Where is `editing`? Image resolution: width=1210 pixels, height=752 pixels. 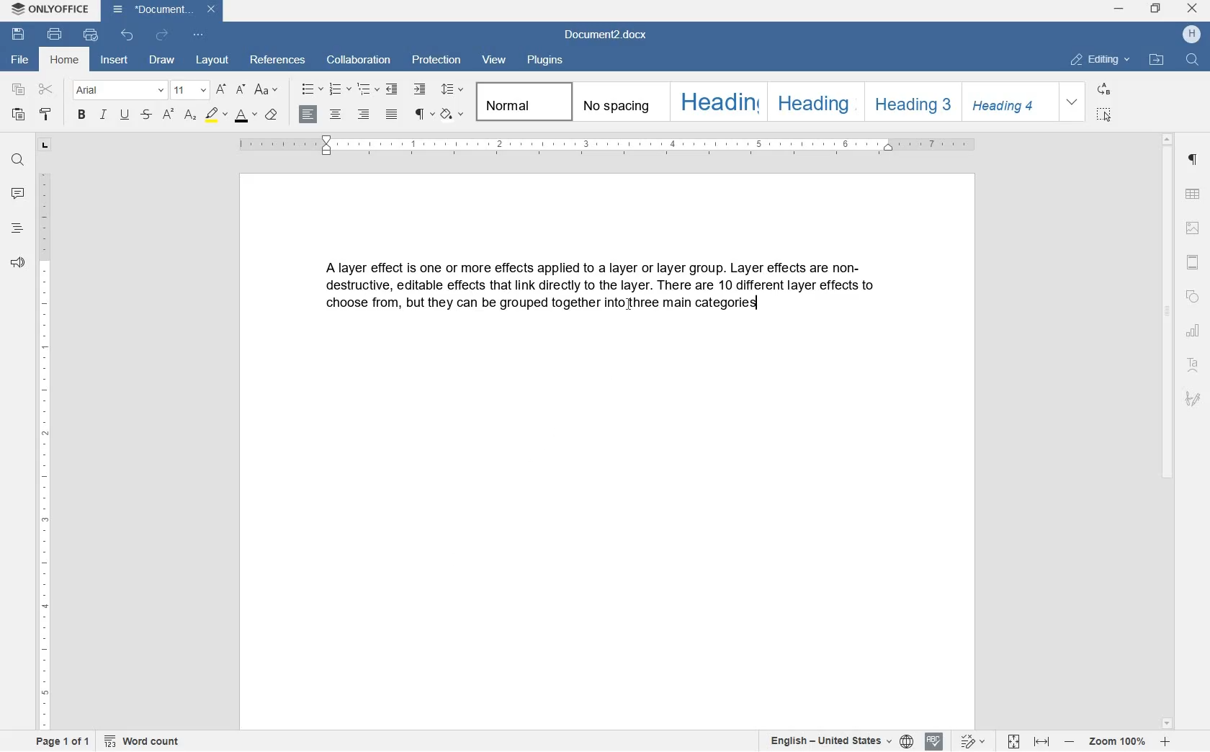
editing is located at coordinates (1103, 61).